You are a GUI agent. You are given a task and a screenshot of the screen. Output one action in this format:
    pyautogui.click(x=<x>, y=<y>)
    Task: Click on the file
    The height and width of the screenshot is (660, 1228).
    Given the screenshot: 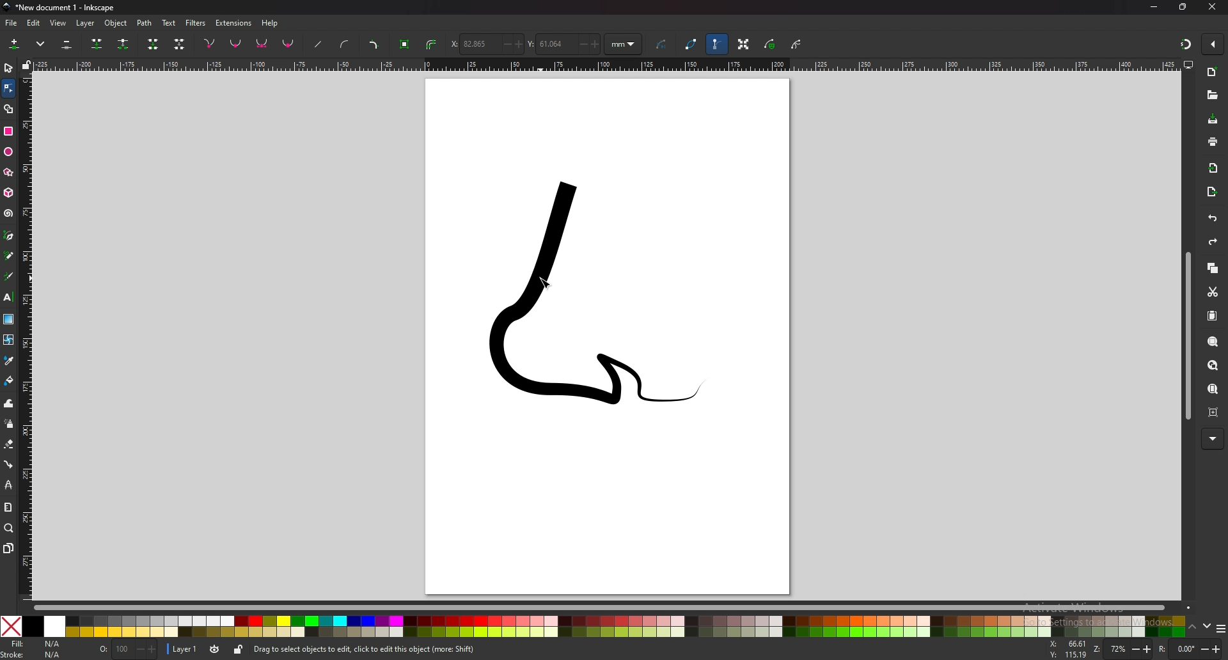 What is the action you would take?
    pyautogui.click(x=12, y=22)
    